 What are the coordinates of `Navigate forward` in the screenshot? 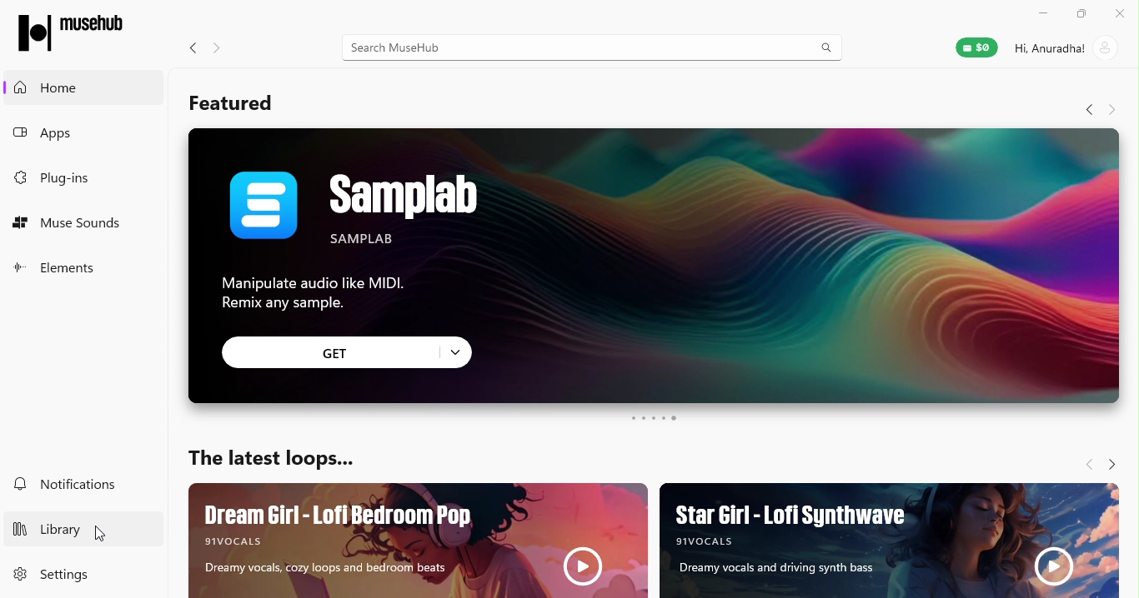 It's located at (1116, 461).